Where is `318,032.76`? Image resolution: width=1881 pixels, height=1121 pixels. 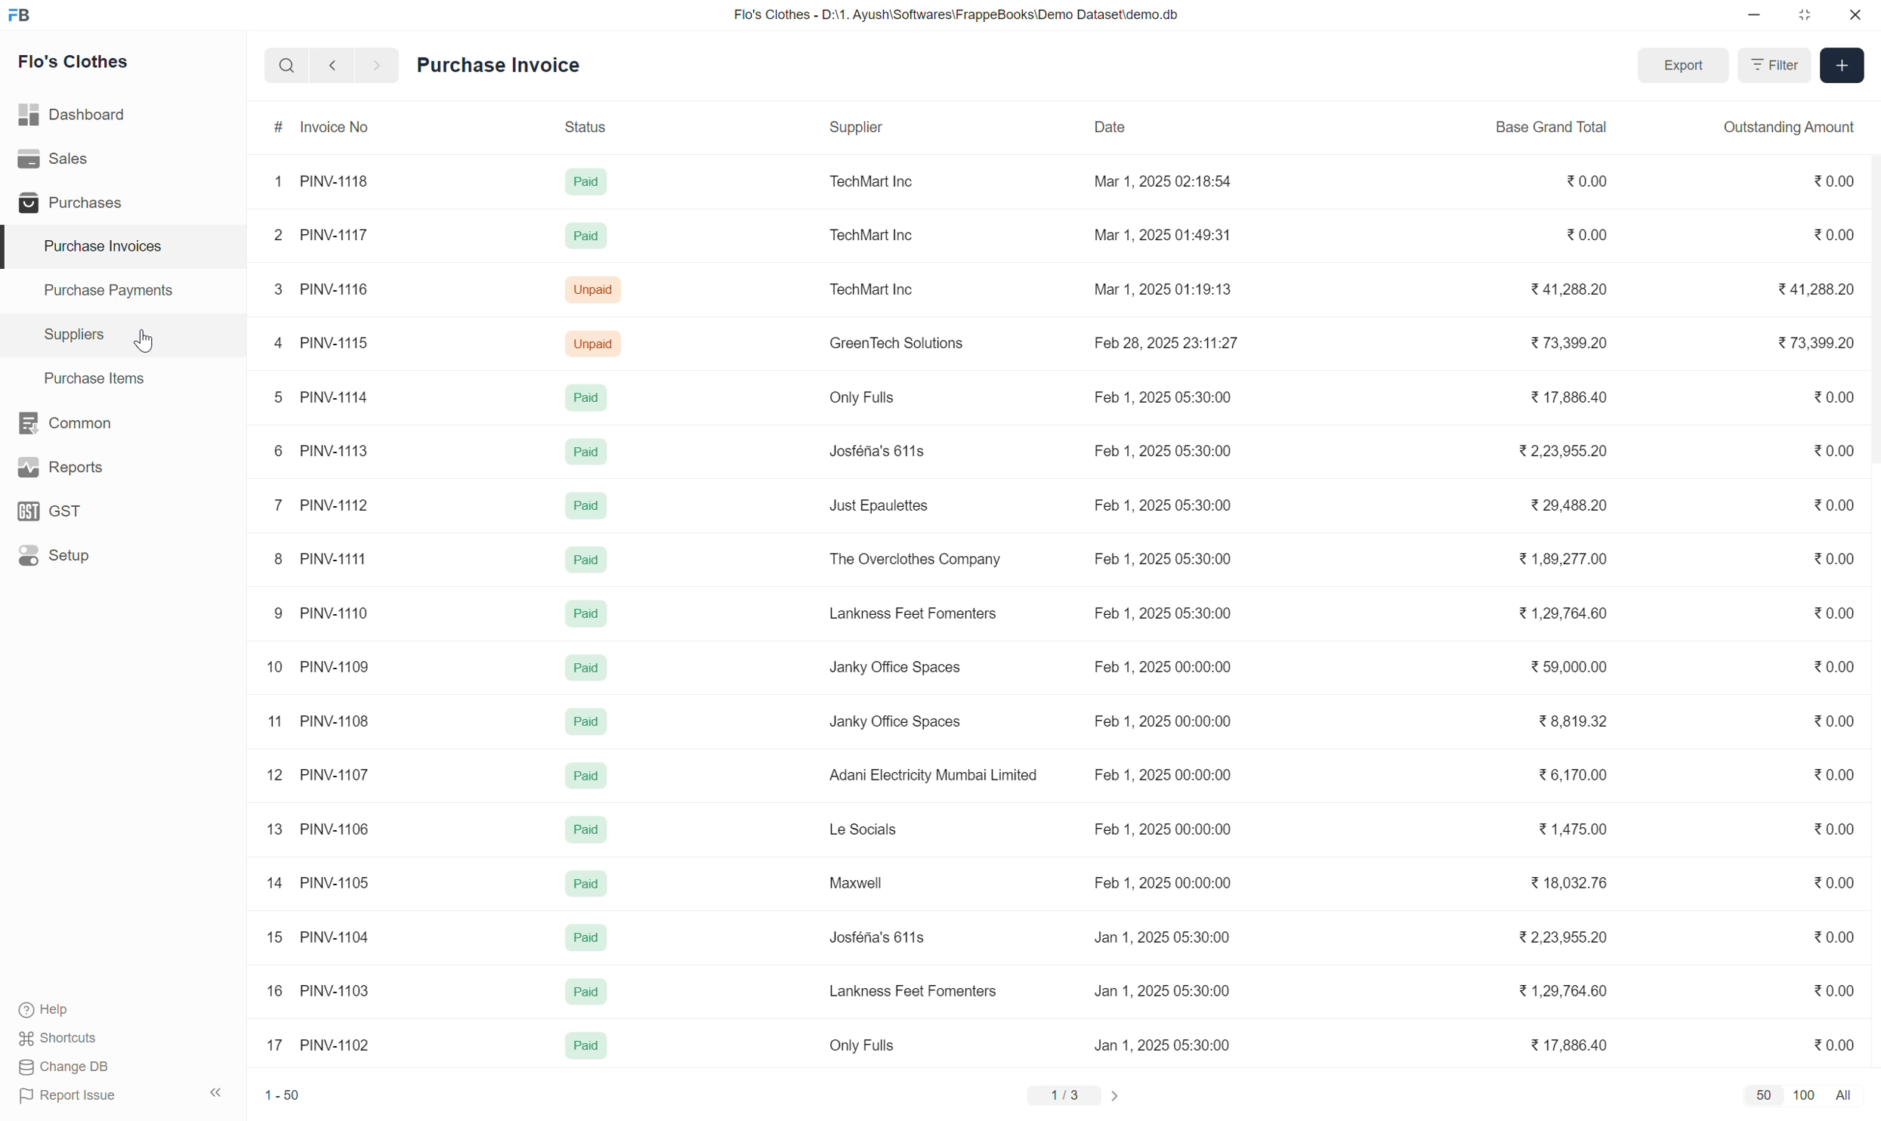
318,032.76 is located at coordinates (1571, 883).